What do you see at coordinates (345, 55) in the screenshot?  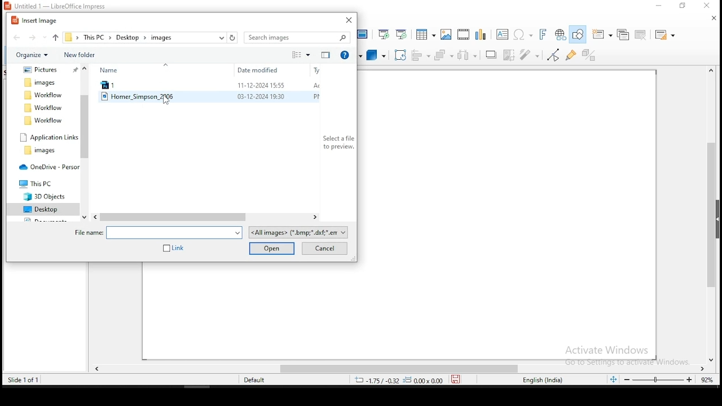 I see `info` at bounding box center [345, 55].